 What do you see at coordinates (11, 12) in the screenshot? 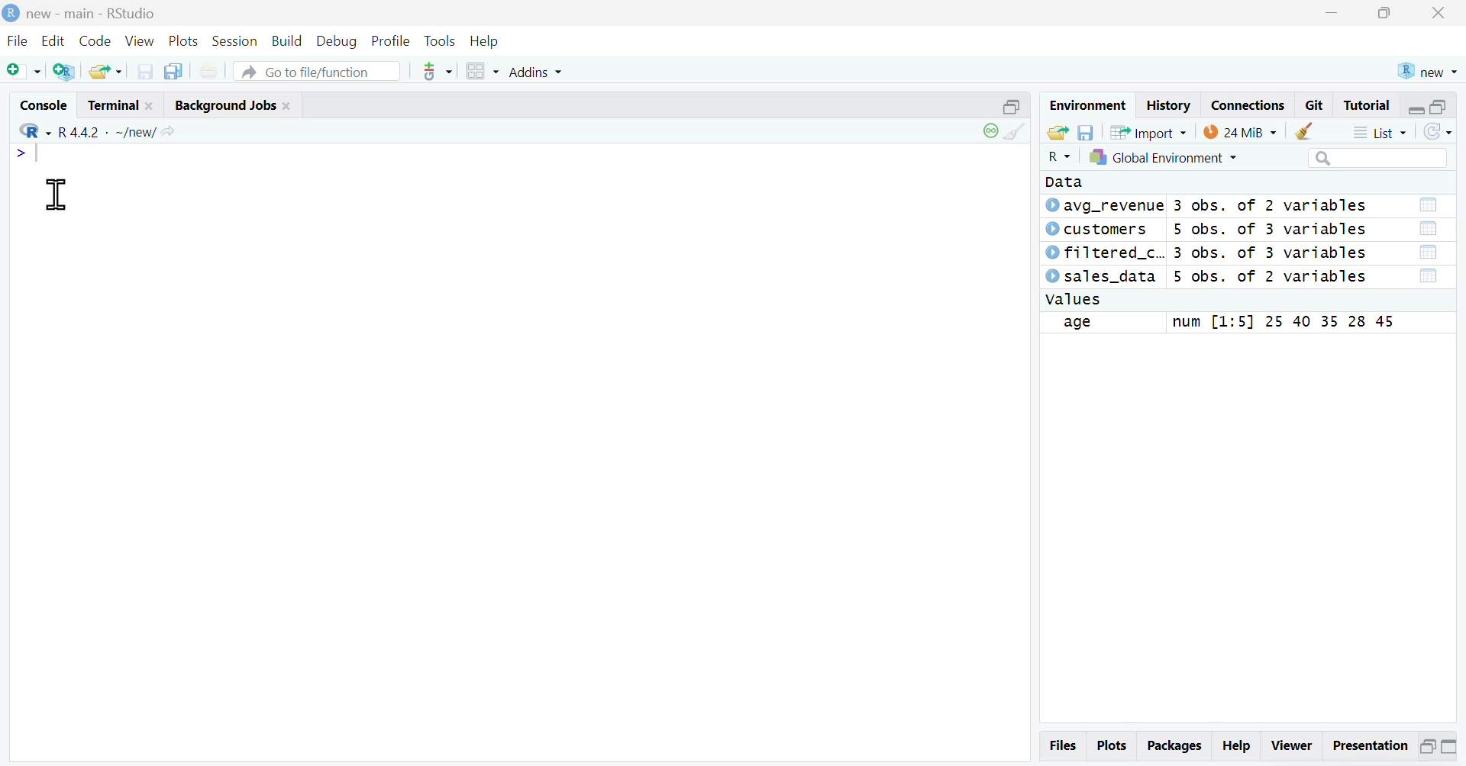
I see `Logo` at bounding box center [11, 12].